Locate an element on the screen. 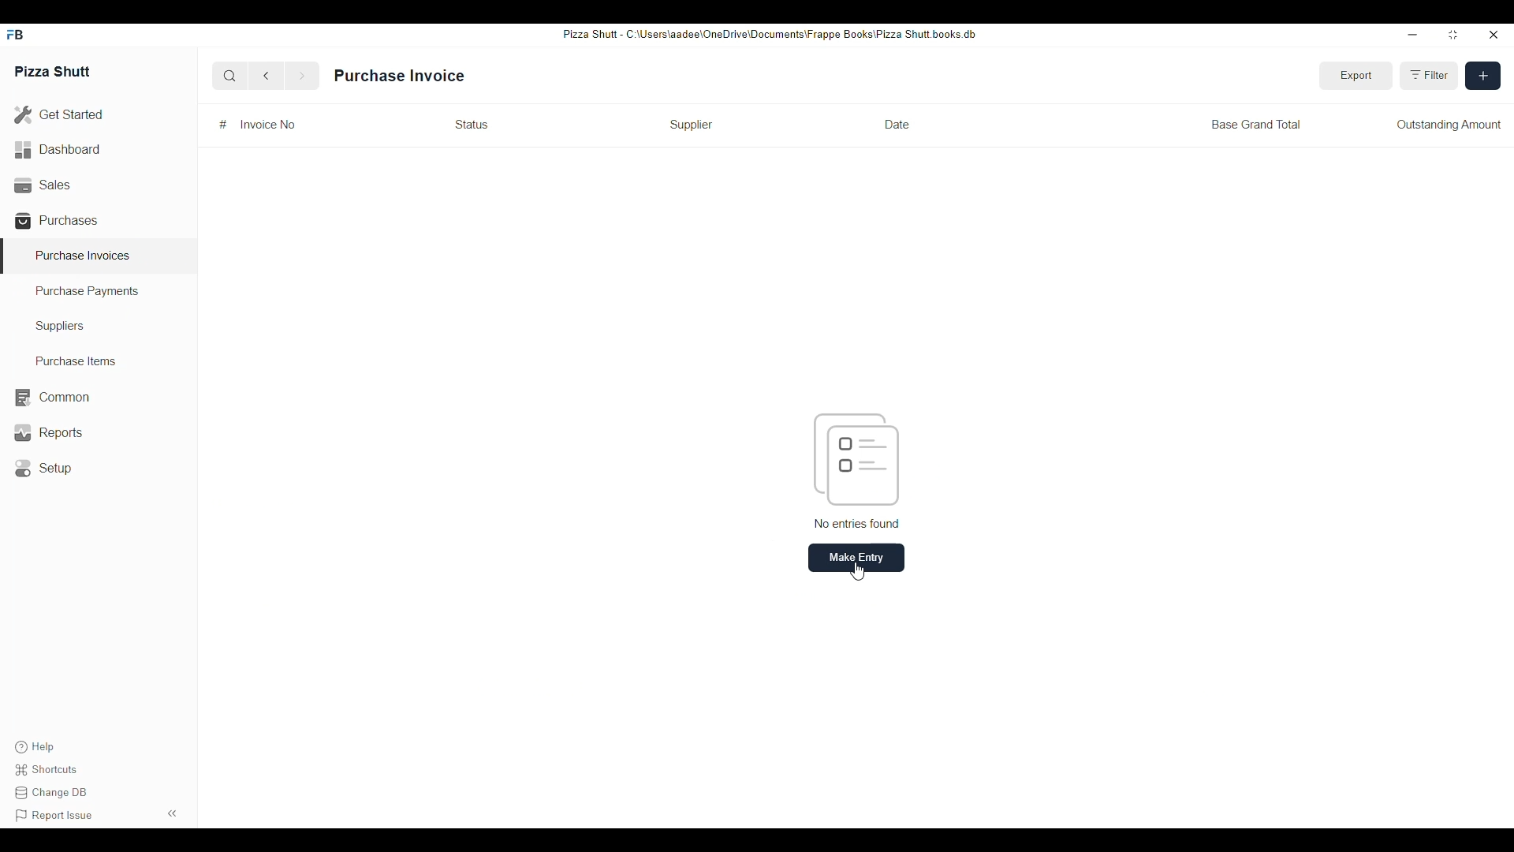 The height and width of the screenshot is (852, 1514). Purchases is located at coordinates (59, 220).